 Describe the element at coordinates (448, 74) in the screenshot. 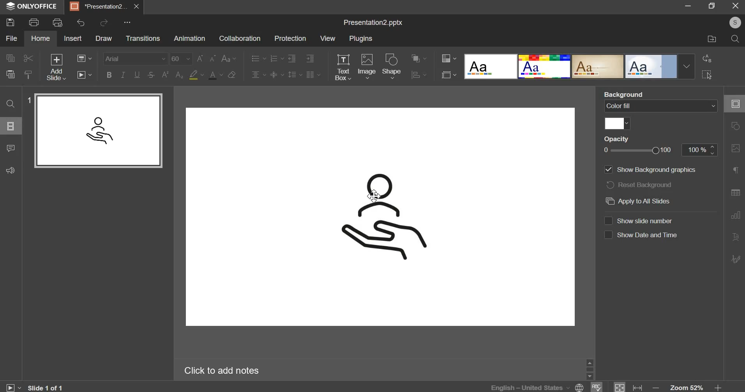

I see `slide size` at that location.